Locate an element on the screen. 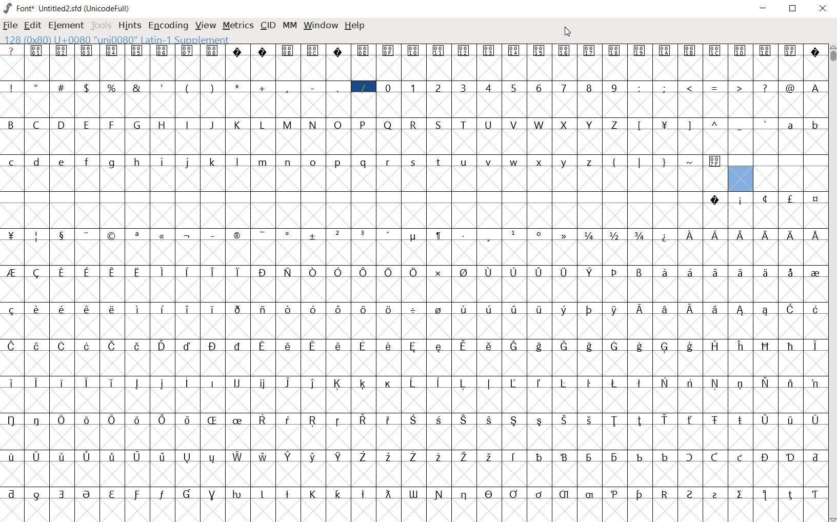  glyph is located at coordinates (540, 457).